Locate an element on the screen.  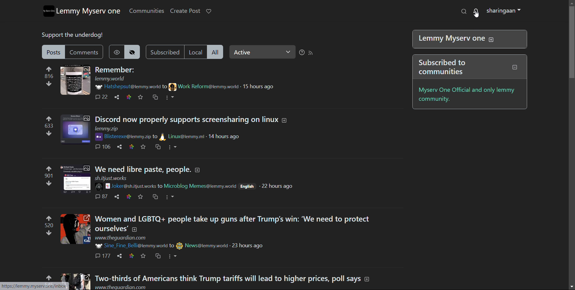
local is located at coordinates (197, 52).